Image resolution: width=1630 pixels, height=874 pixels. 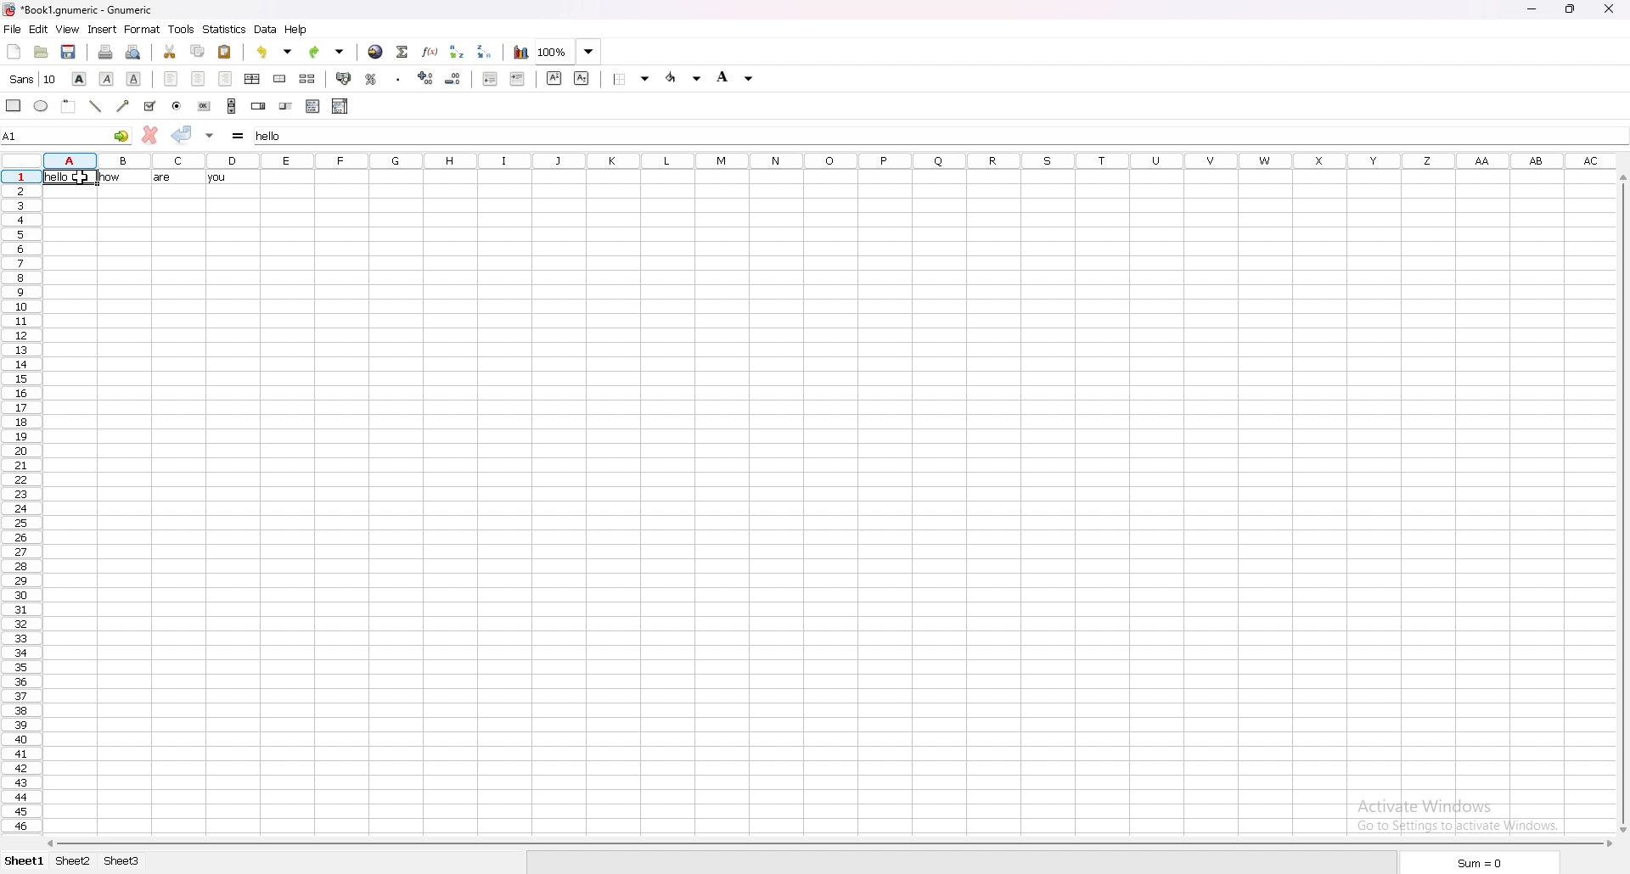 I want to click on minimize, so click(x=1537, y=8).